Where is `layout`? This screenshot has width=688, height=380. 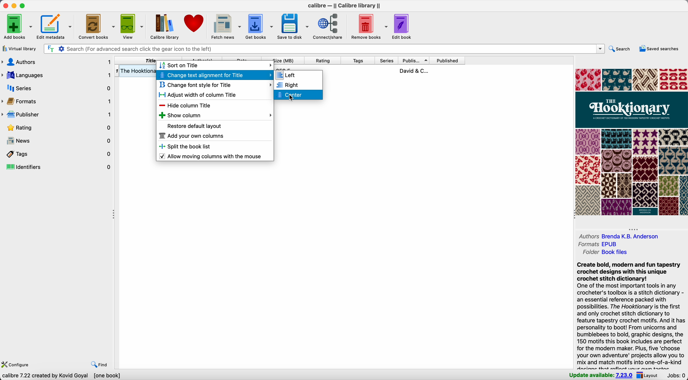 layout is located at coordinates (650, 375).